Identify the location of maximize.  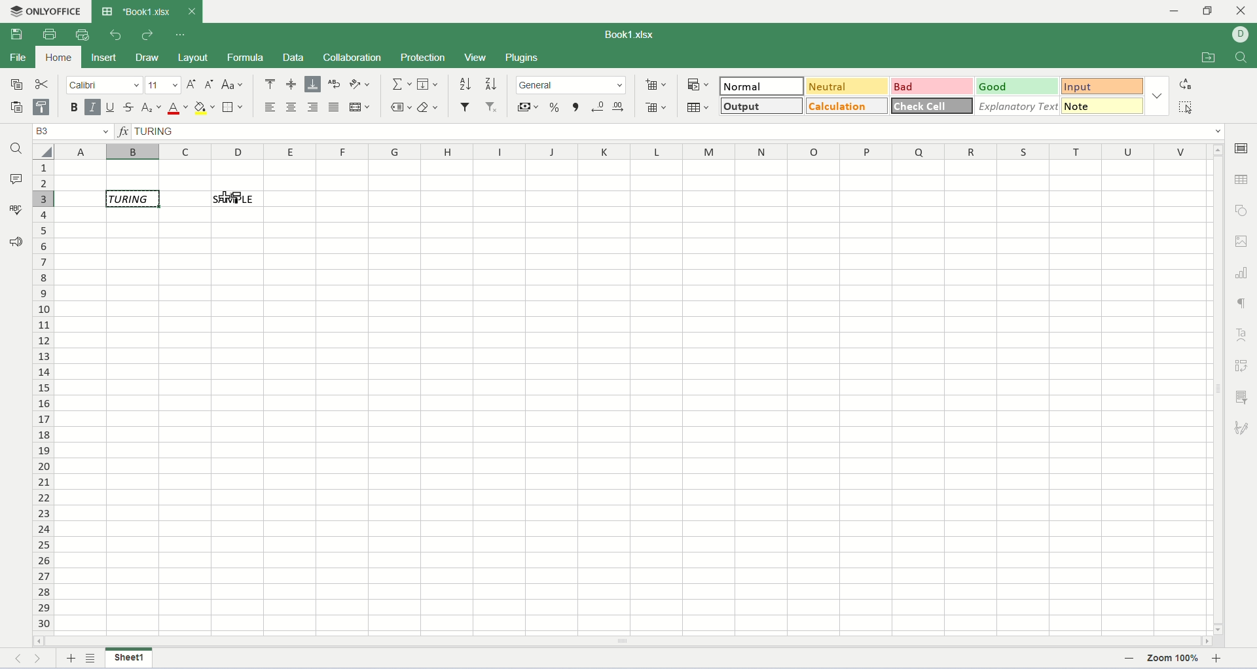
(1211, 12).